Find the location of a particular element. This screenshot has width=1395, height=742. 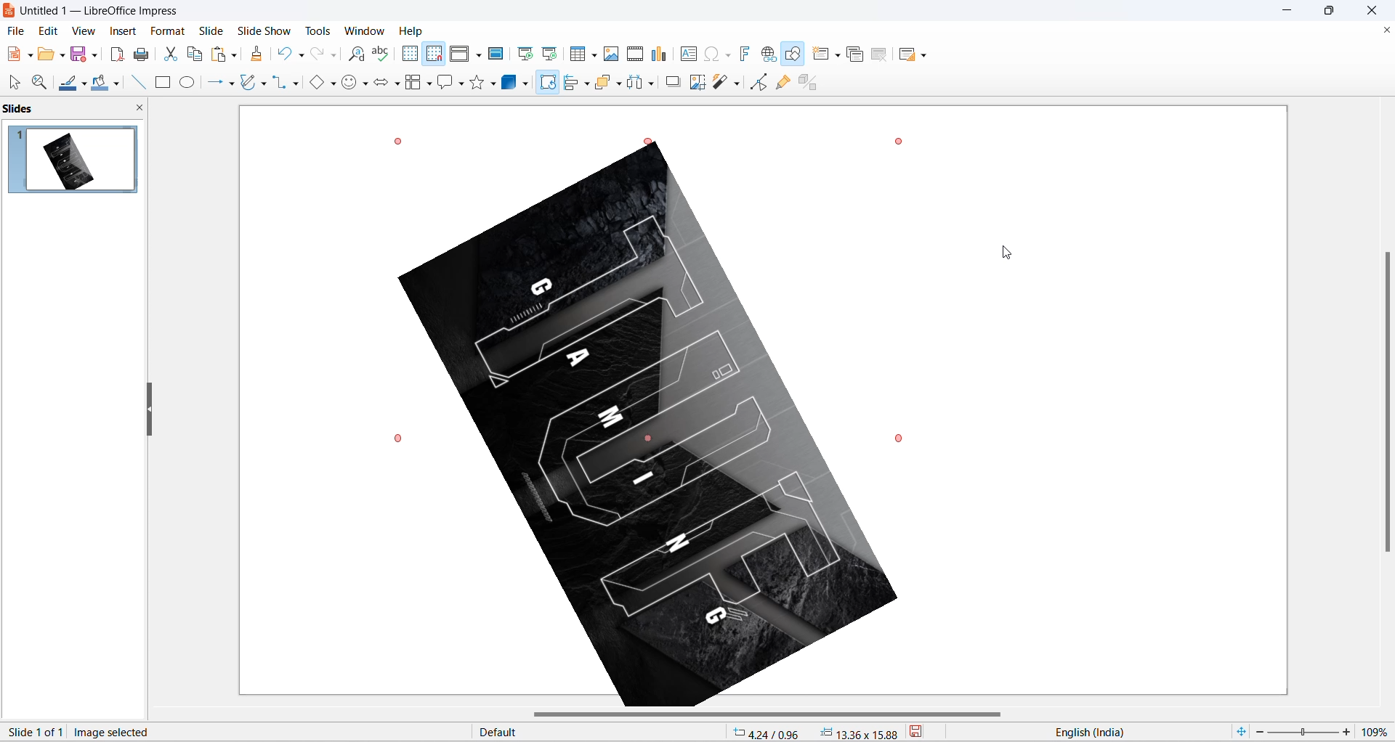

insert hyperlink is located at coordinates (770, 55).